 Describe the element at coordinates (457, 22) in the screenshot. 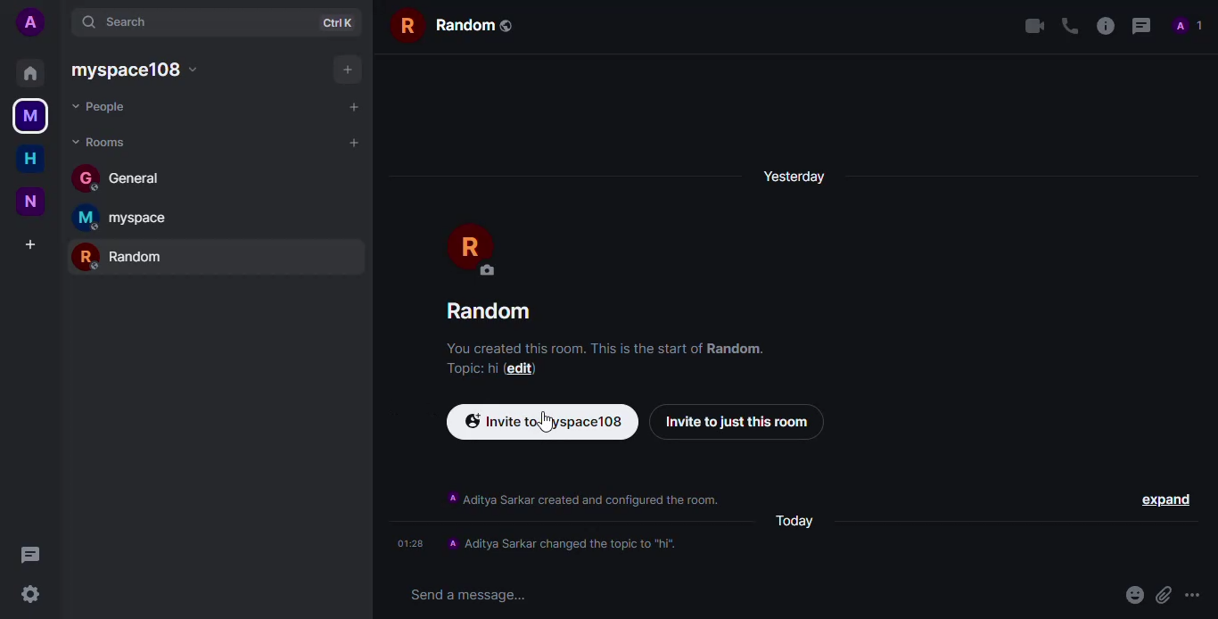

I see `random` at that location.